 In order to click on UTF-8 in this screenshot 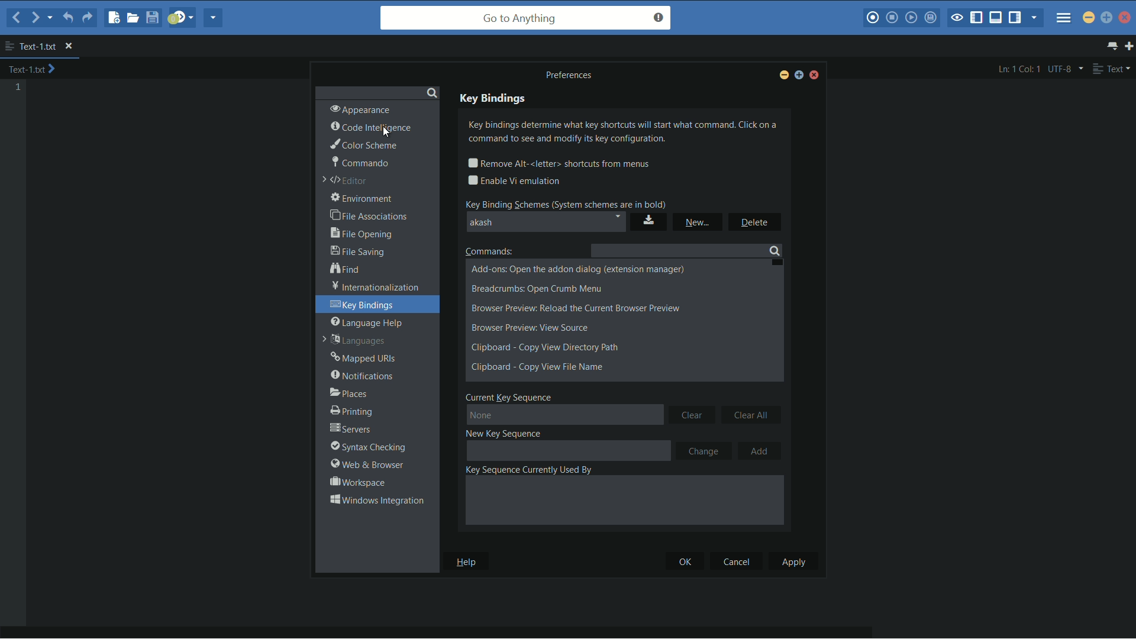, I will do `click(1064, 69)`.